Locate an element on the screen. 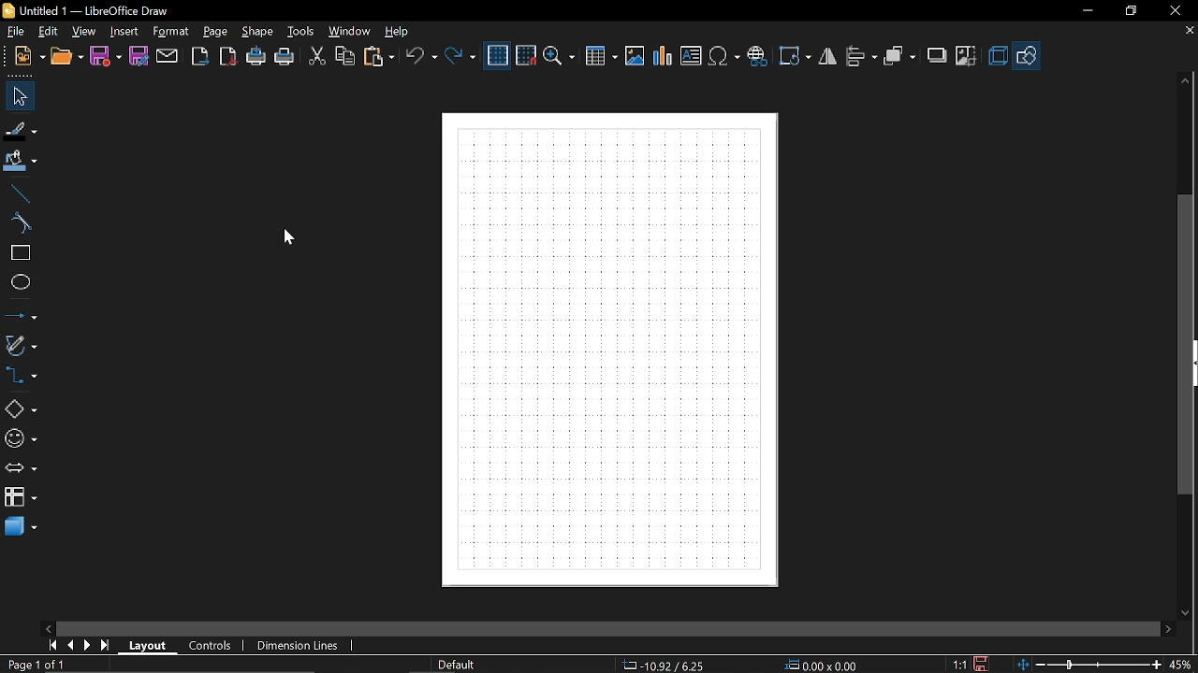 This screenshot has width=1198, height=673. Import as pdf is located at coordinates (230, 57).